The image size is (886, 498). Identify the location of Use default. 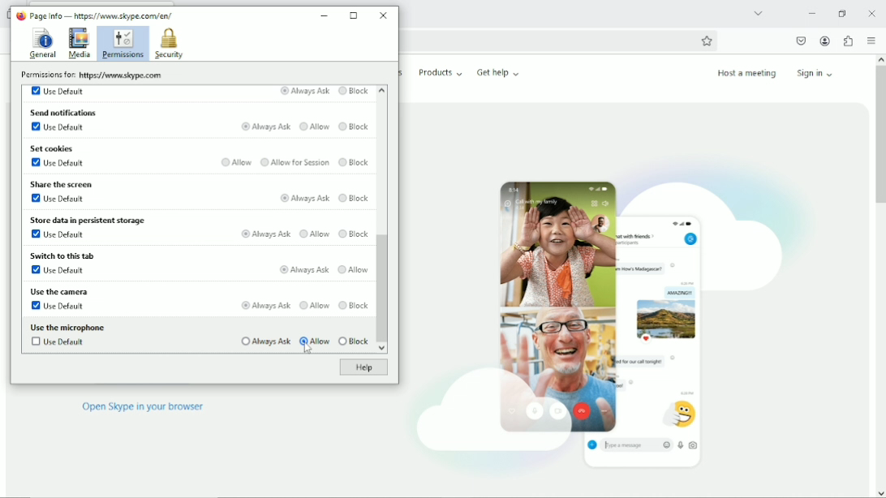
(57, 198).